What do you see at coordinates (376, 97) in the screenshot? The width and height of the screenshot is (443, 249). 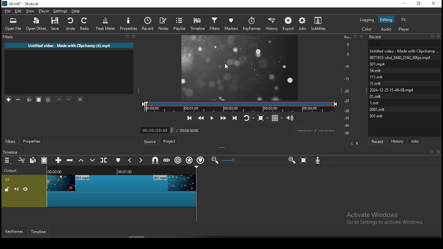 I see `files` at bounding box center [376, 97].